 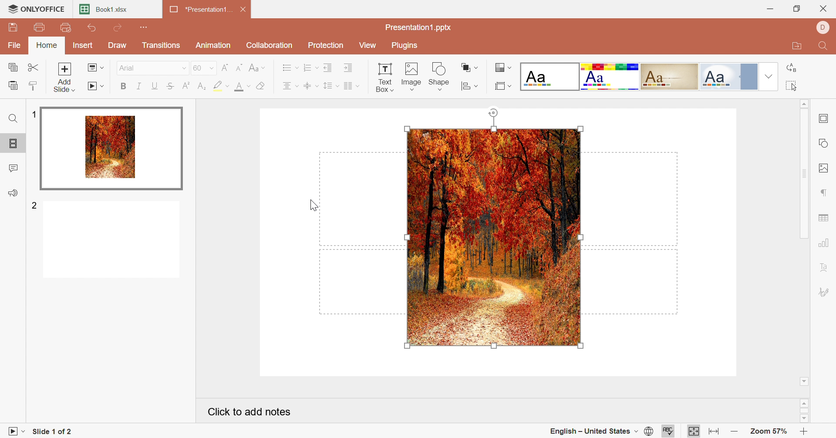 I want to click on Strikethrough, so click(x=170, y=86).